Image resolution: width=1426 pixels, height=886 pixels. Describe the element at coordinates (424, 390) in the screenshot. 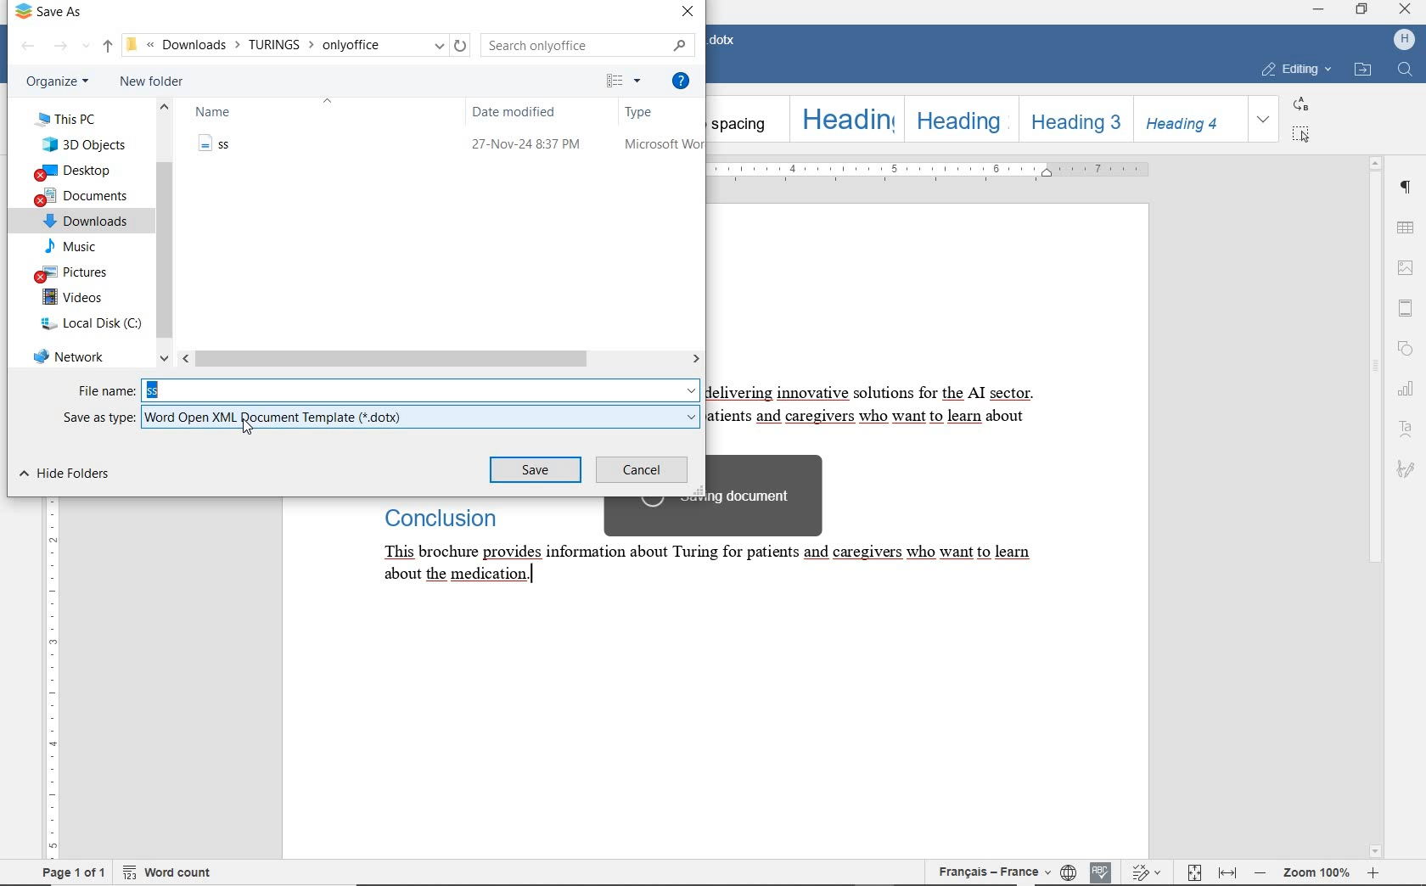

I see `ss` at that location.